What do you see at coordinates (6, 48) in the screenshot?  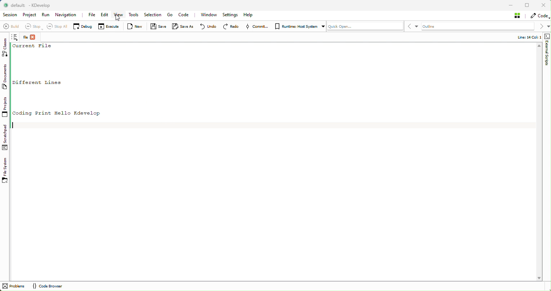 I see `Classes` at bounding box center [6, 48].